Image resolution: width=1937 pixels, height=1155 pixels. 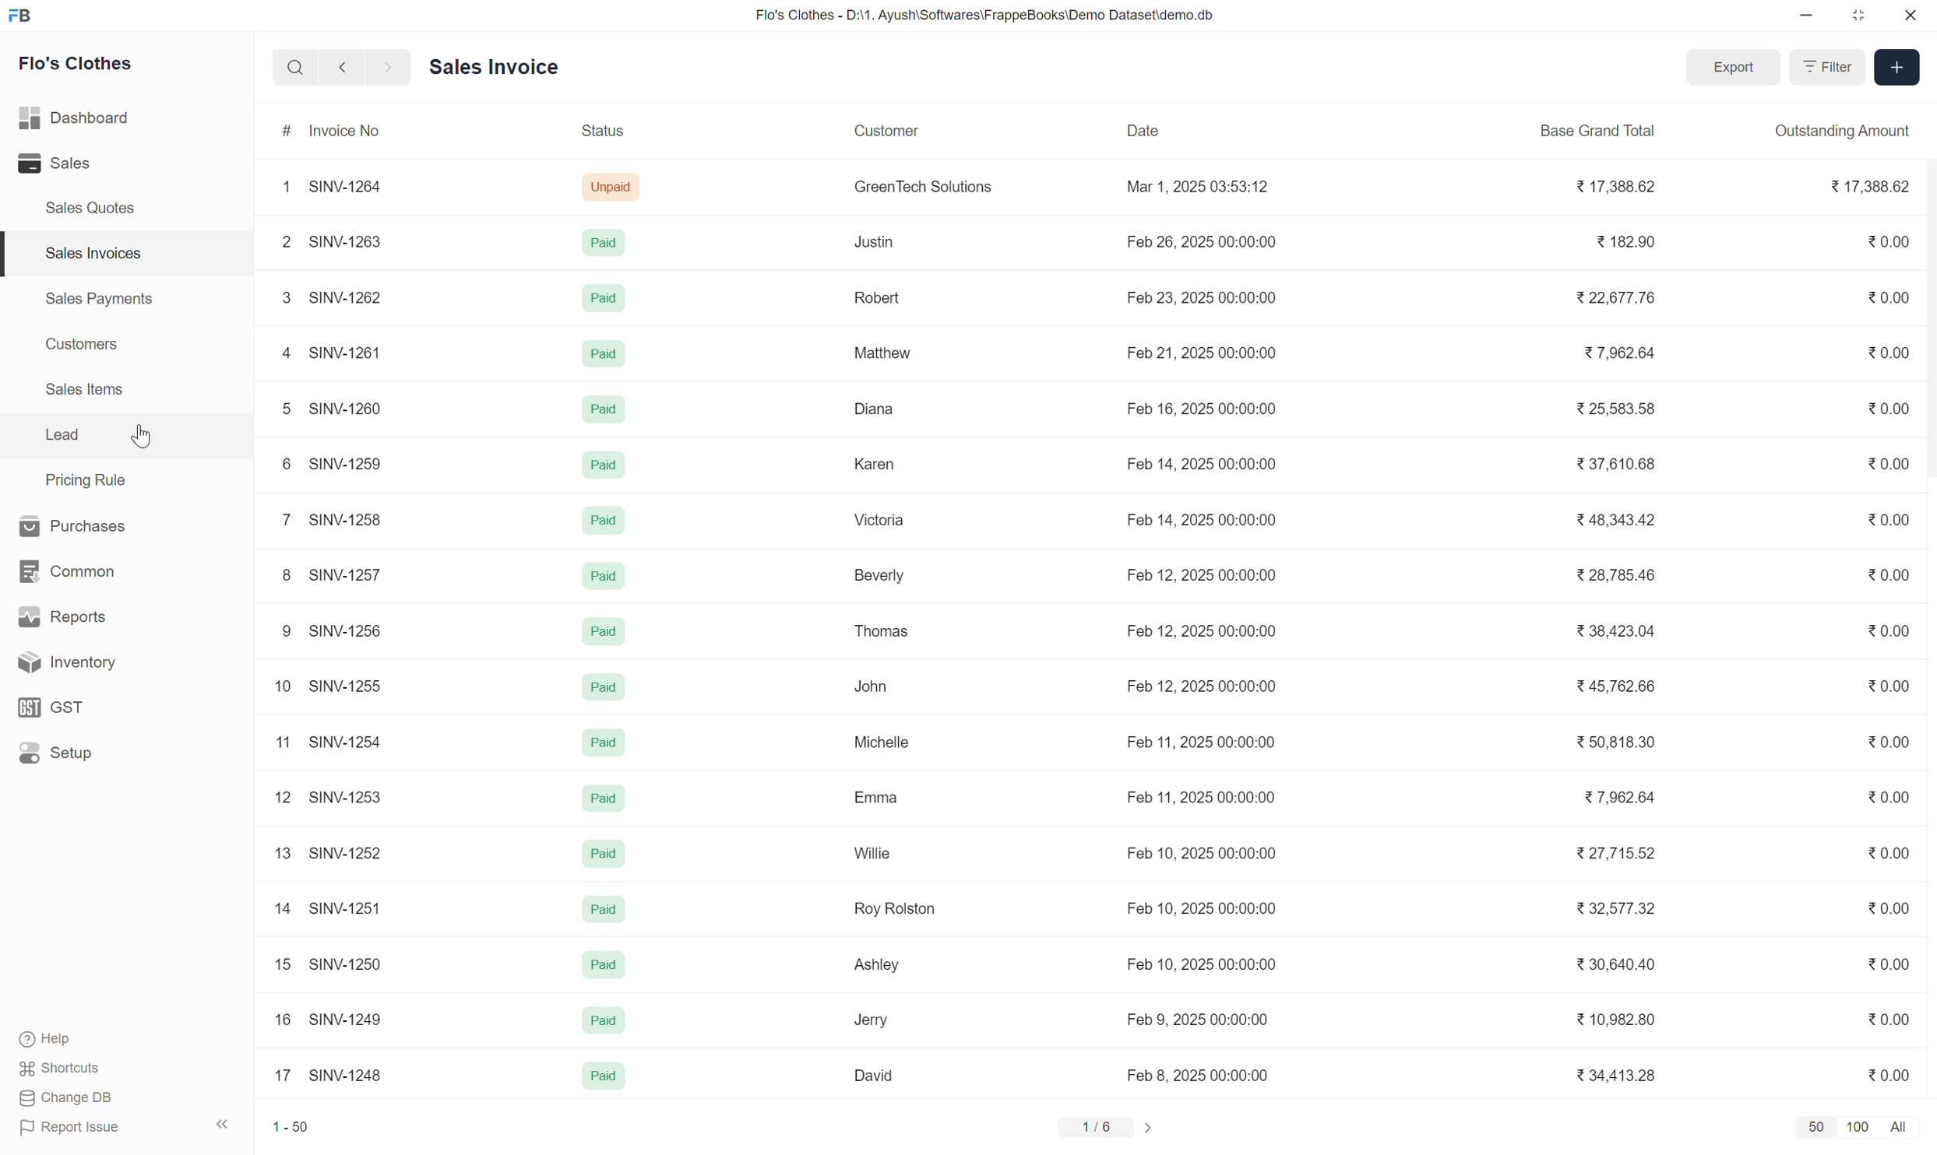 I want to click on #, so click(x=279, y=128).